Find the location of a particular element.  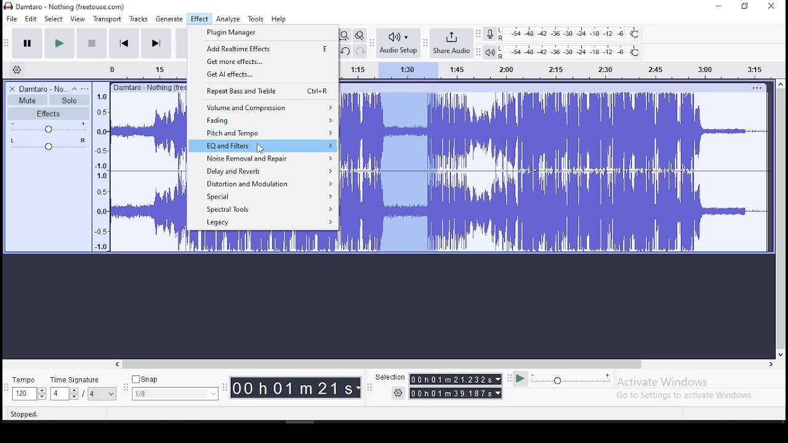

 is located at coordinates (372, 43).